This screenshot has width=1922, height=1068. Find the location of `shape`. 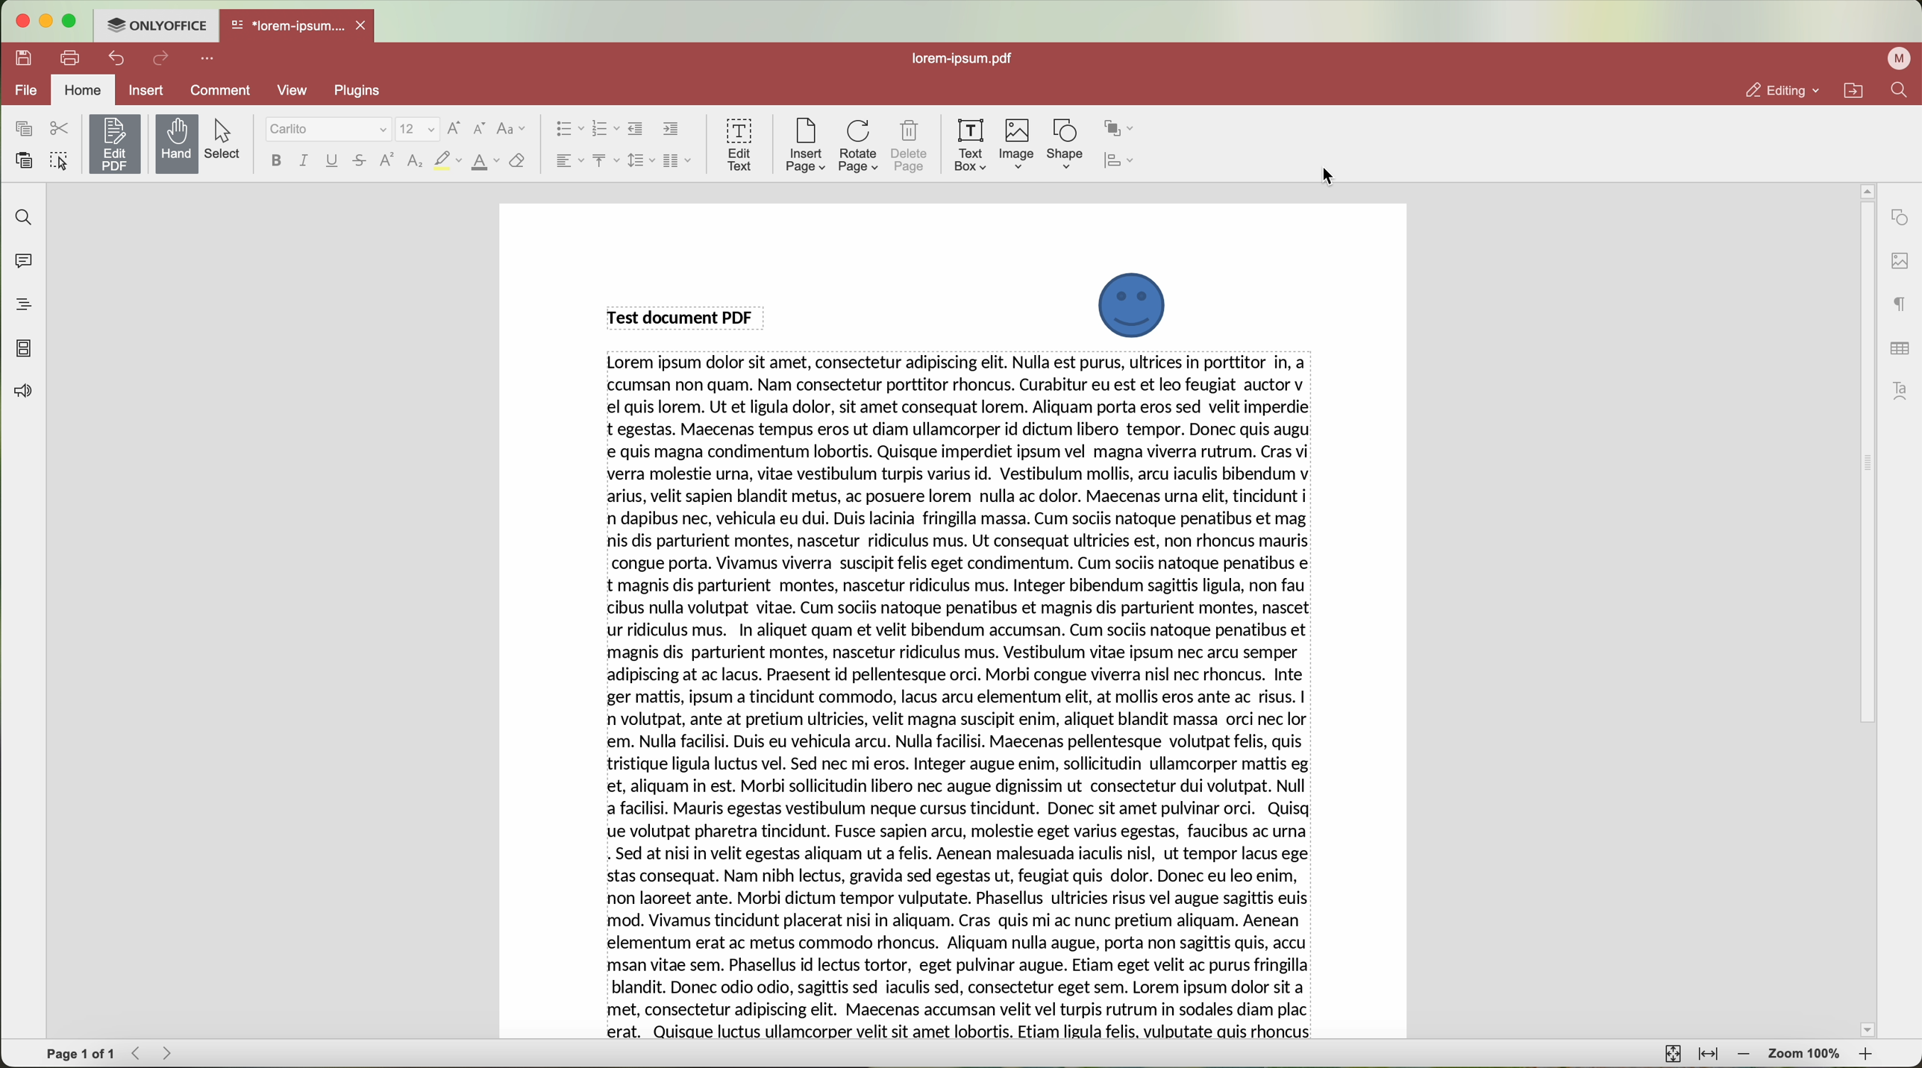

shape is located at coordinates (1065, 143).